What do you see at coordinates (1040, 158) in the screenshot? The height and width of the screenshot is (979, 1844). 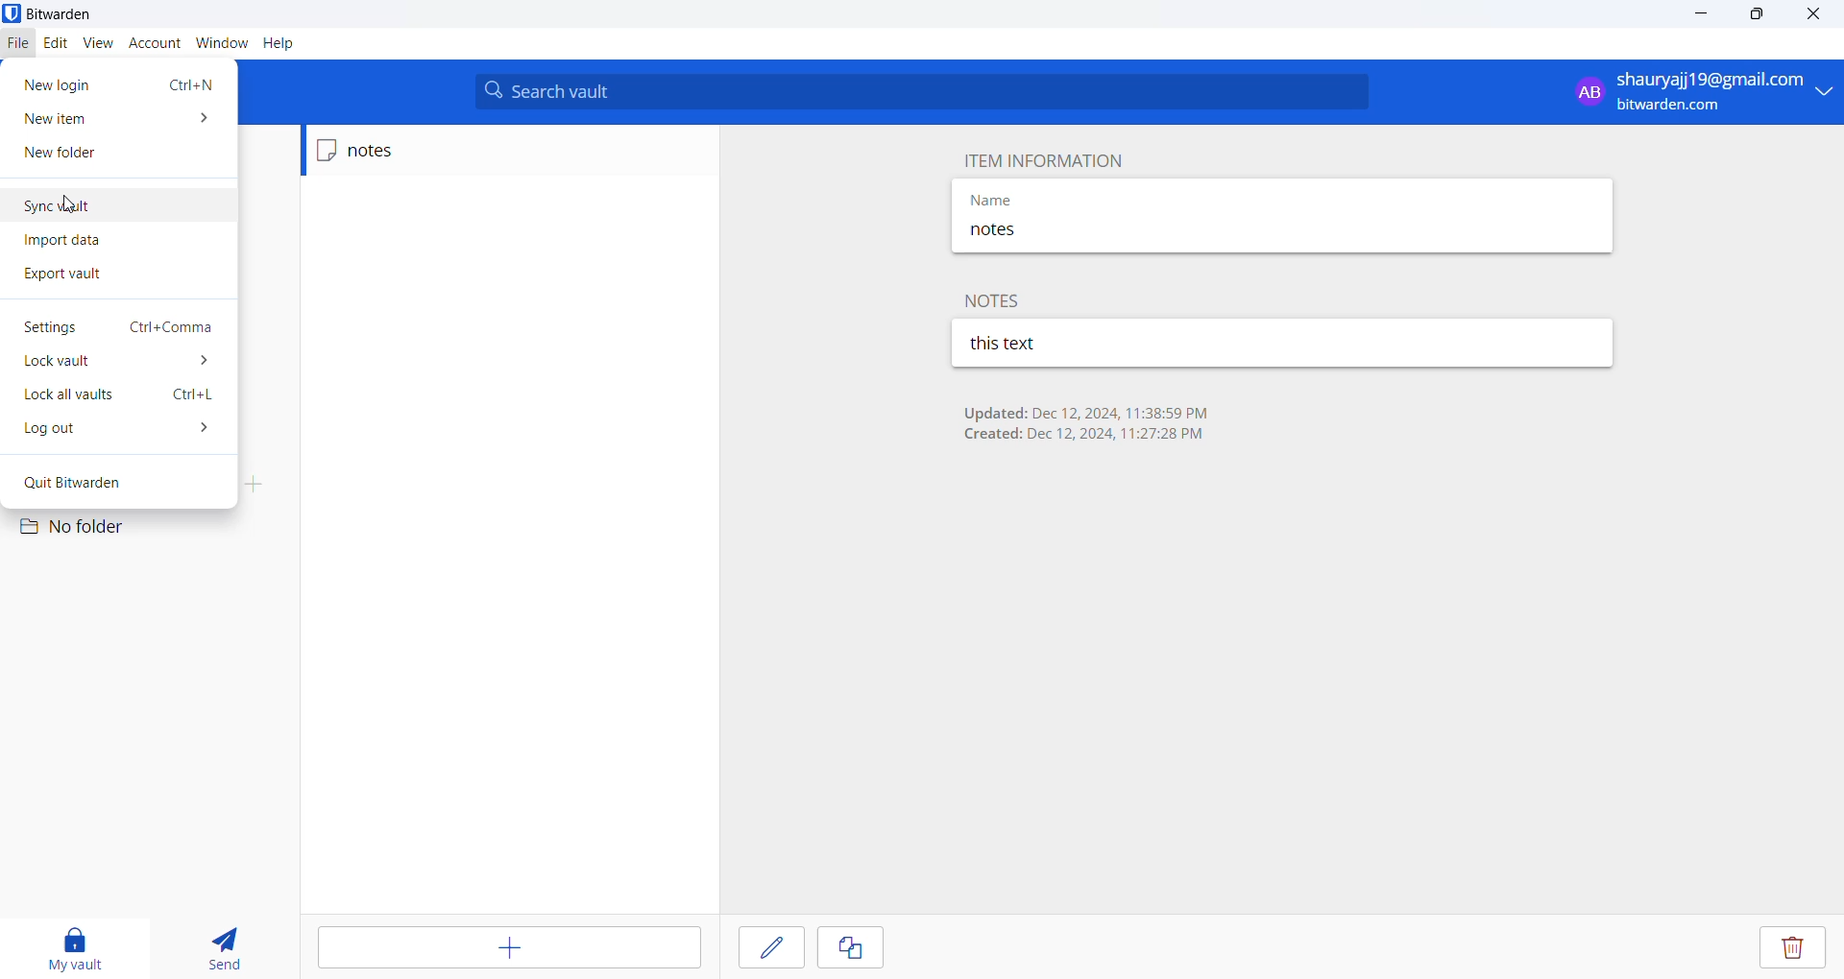 I see `Item information` at bounding box center [1040, 158].